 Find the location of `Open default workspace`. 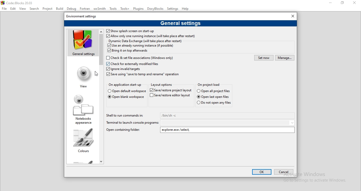

Open default workspace is located at coordinates (127, 92).